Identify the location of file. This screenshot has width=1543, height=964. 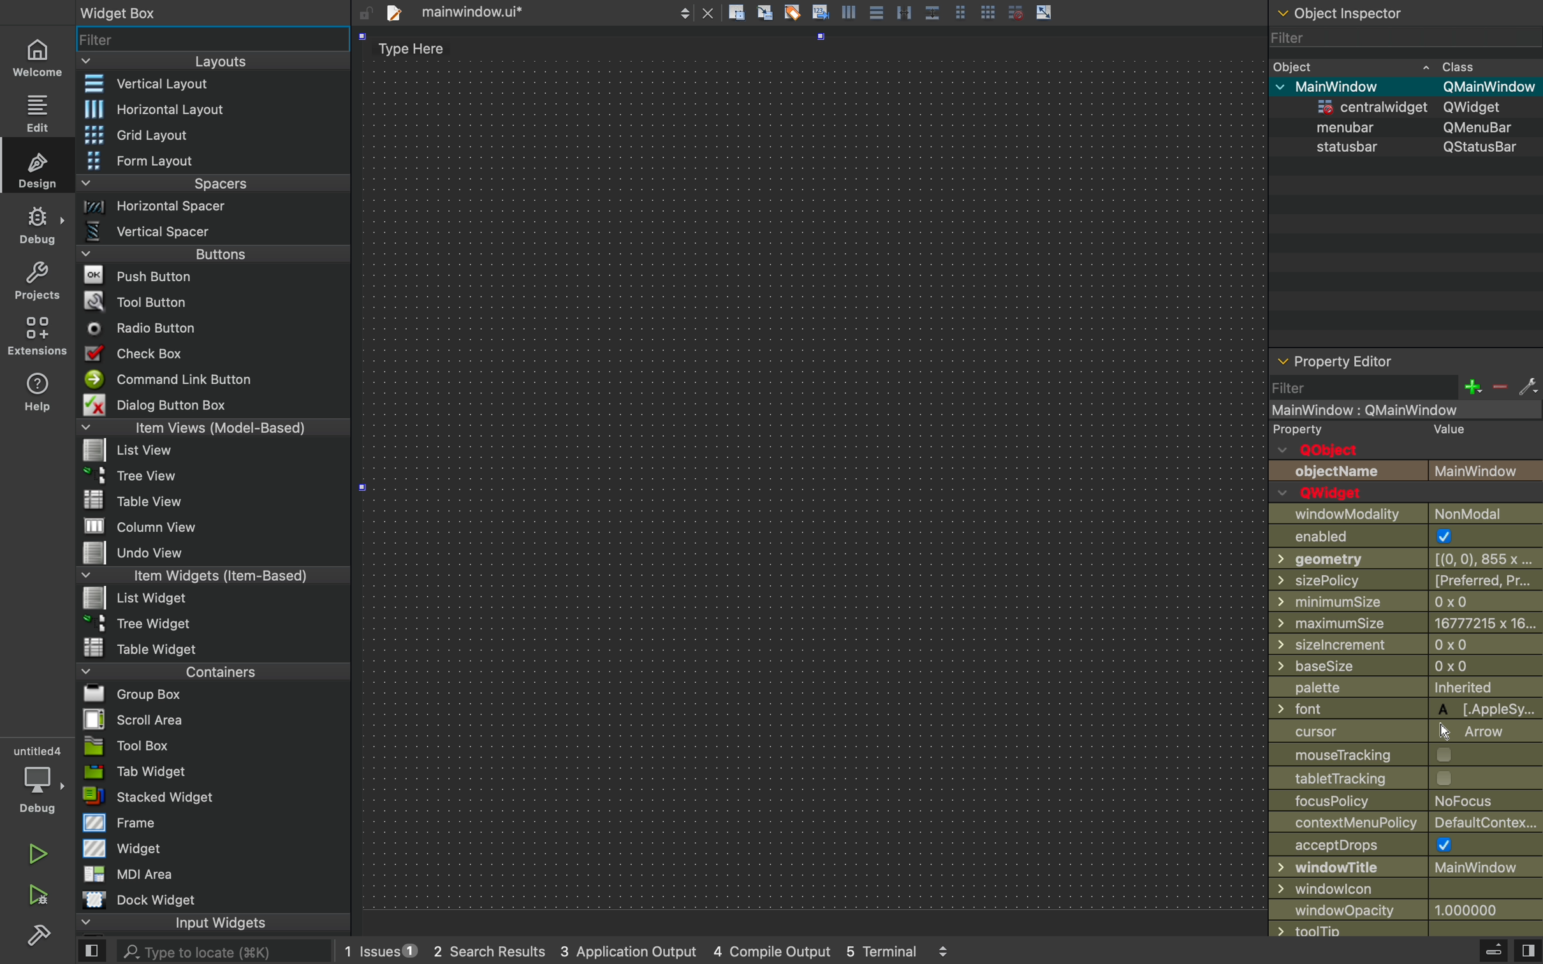
(547, 12).